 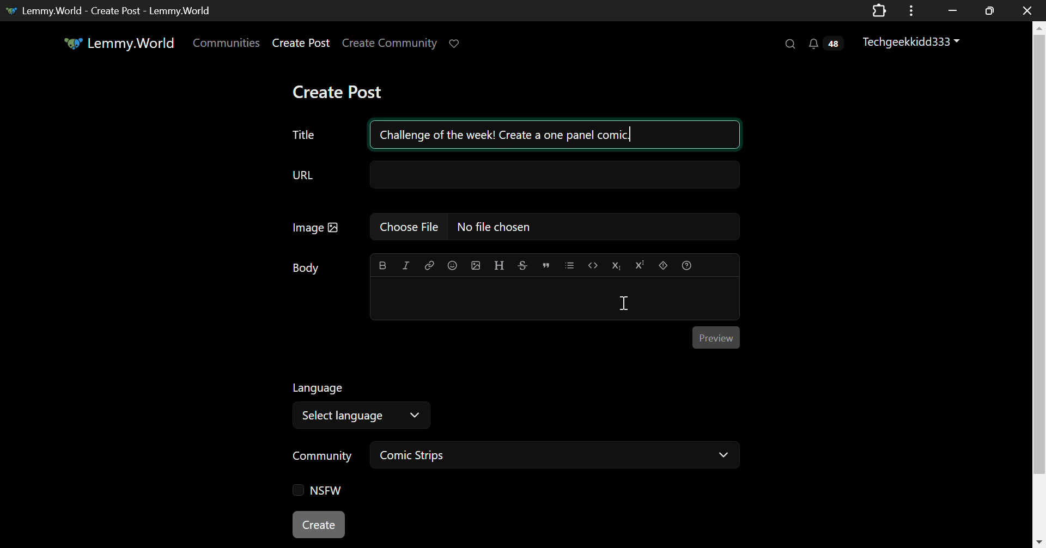 I want to click on Lemmy.World- Create Post -Lemmy.World, so click(x=112, y=9).